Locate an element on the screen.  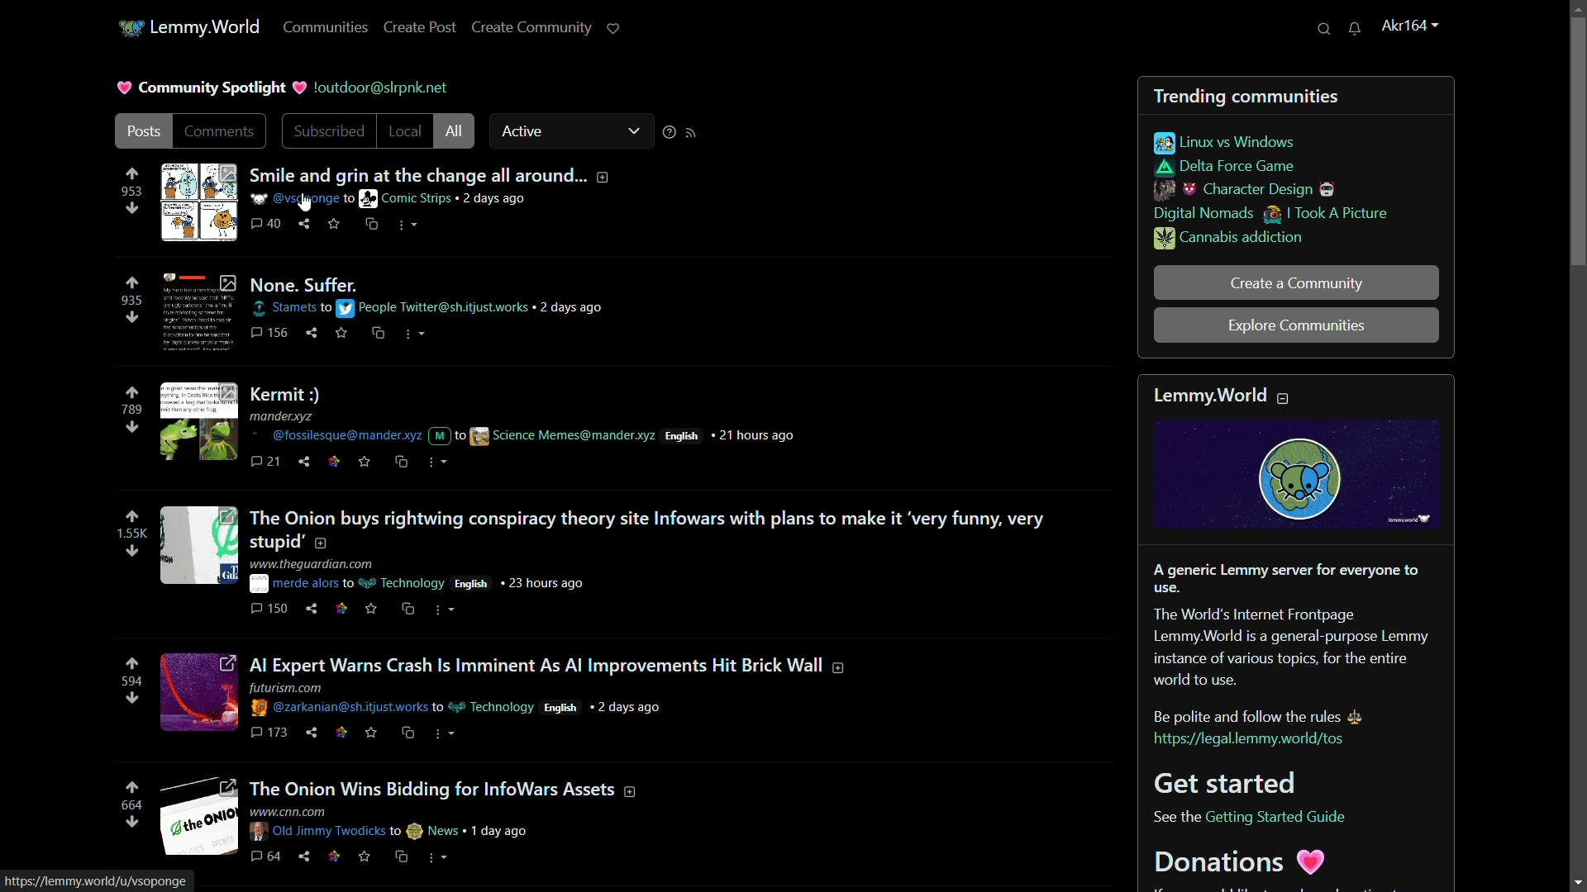
post-3 is located at coordinates (290, 396).